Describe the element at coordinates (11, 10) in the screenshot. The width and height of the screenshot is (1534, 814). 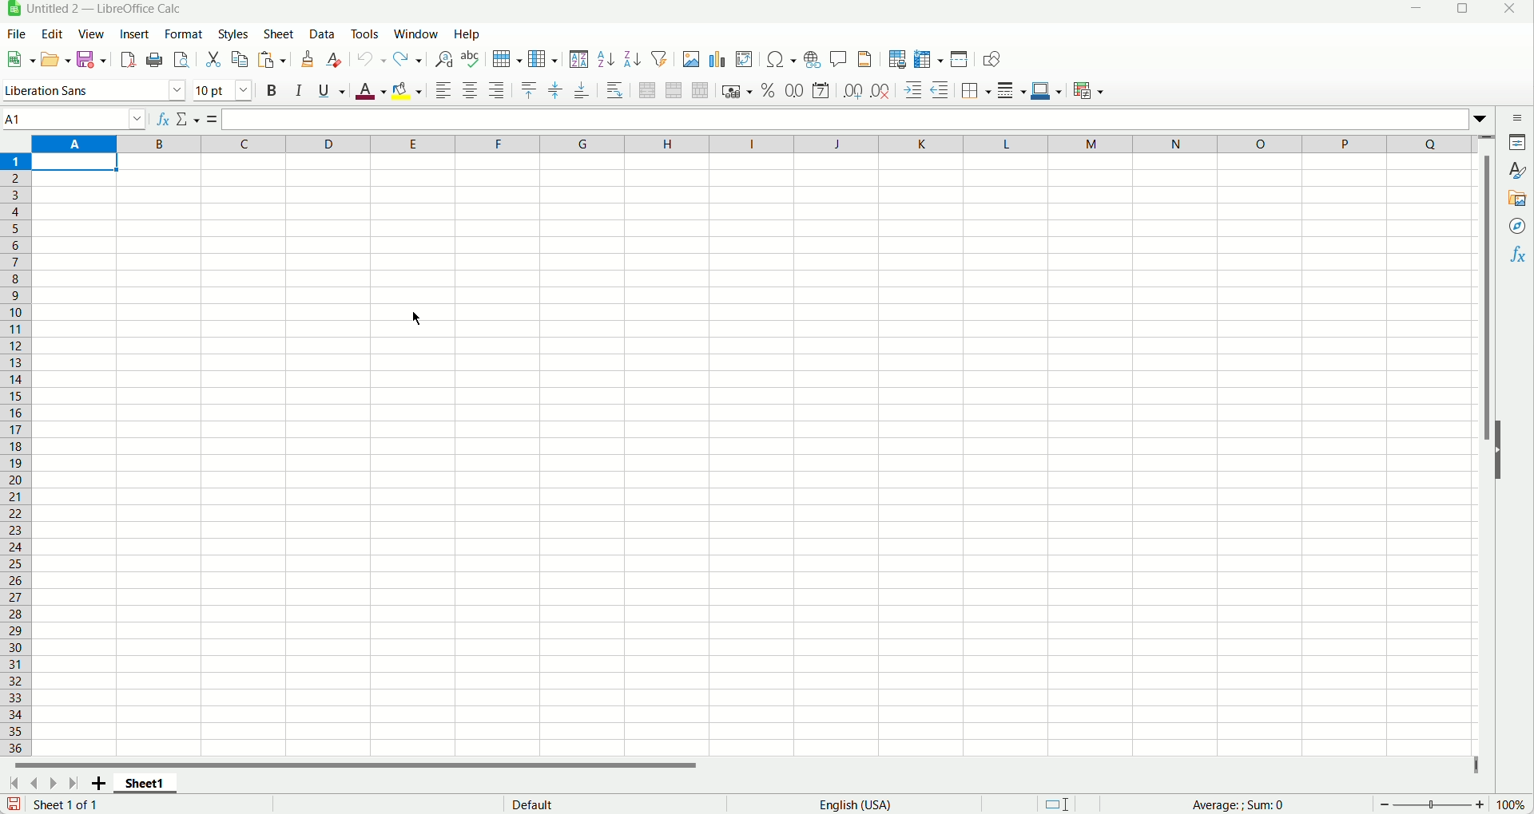
I see `App icon` at that location.